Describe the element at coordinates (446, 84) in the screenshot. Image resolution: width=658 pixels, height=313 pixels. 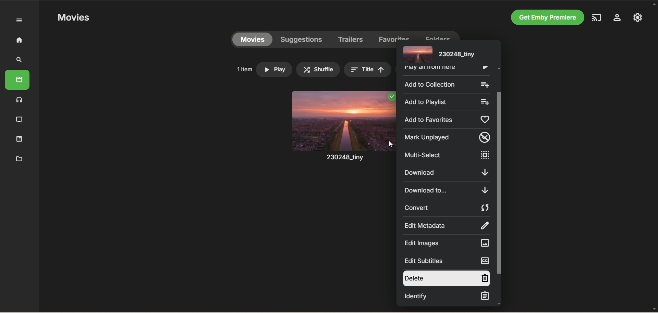
I see `add to collection` at that location.